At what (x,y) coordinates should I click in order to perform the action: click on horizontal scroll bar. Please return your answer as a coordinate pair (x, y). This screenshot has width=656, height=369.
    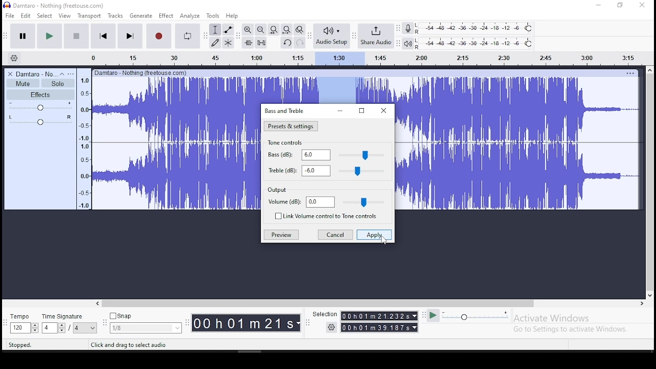
    Looking at the image, I should click on (369, 303).